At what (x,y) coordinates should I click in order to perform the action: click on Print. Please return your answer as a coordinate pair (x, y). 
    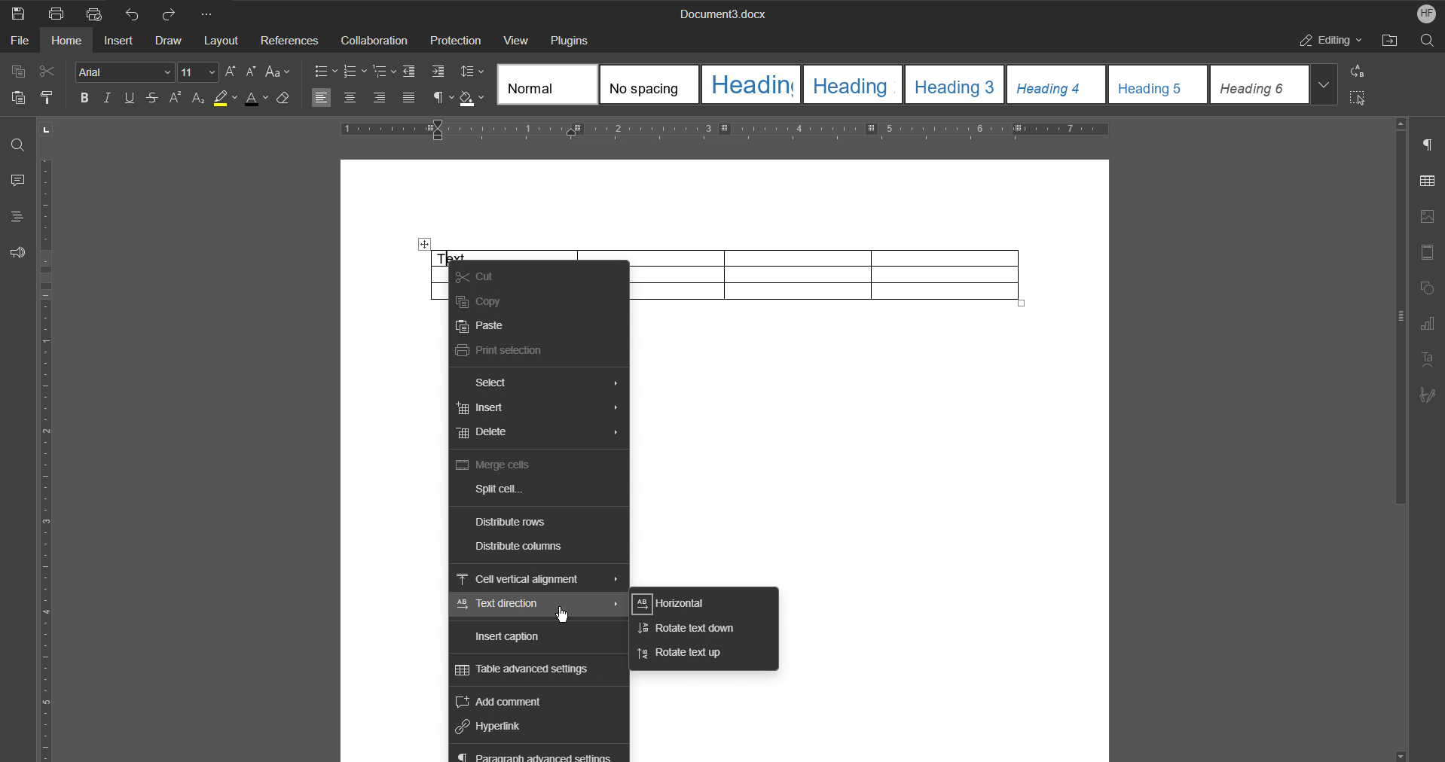
    Looking at the image, I should click on (53, 12).